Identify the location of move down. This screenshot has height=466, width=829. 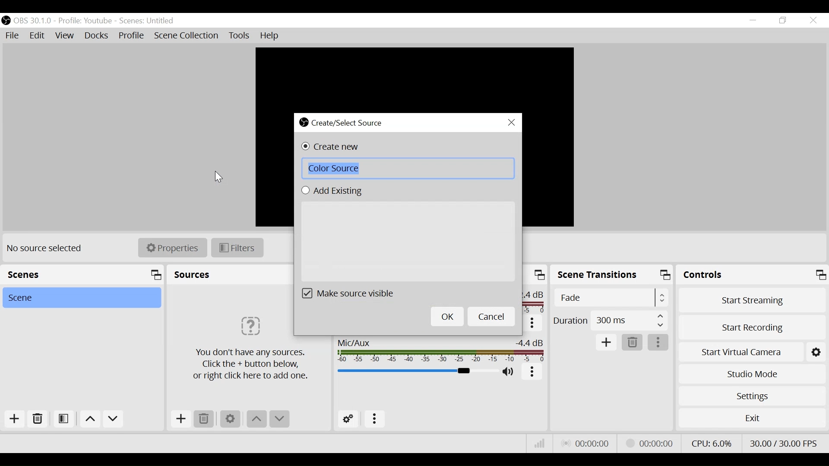
(114, 419).